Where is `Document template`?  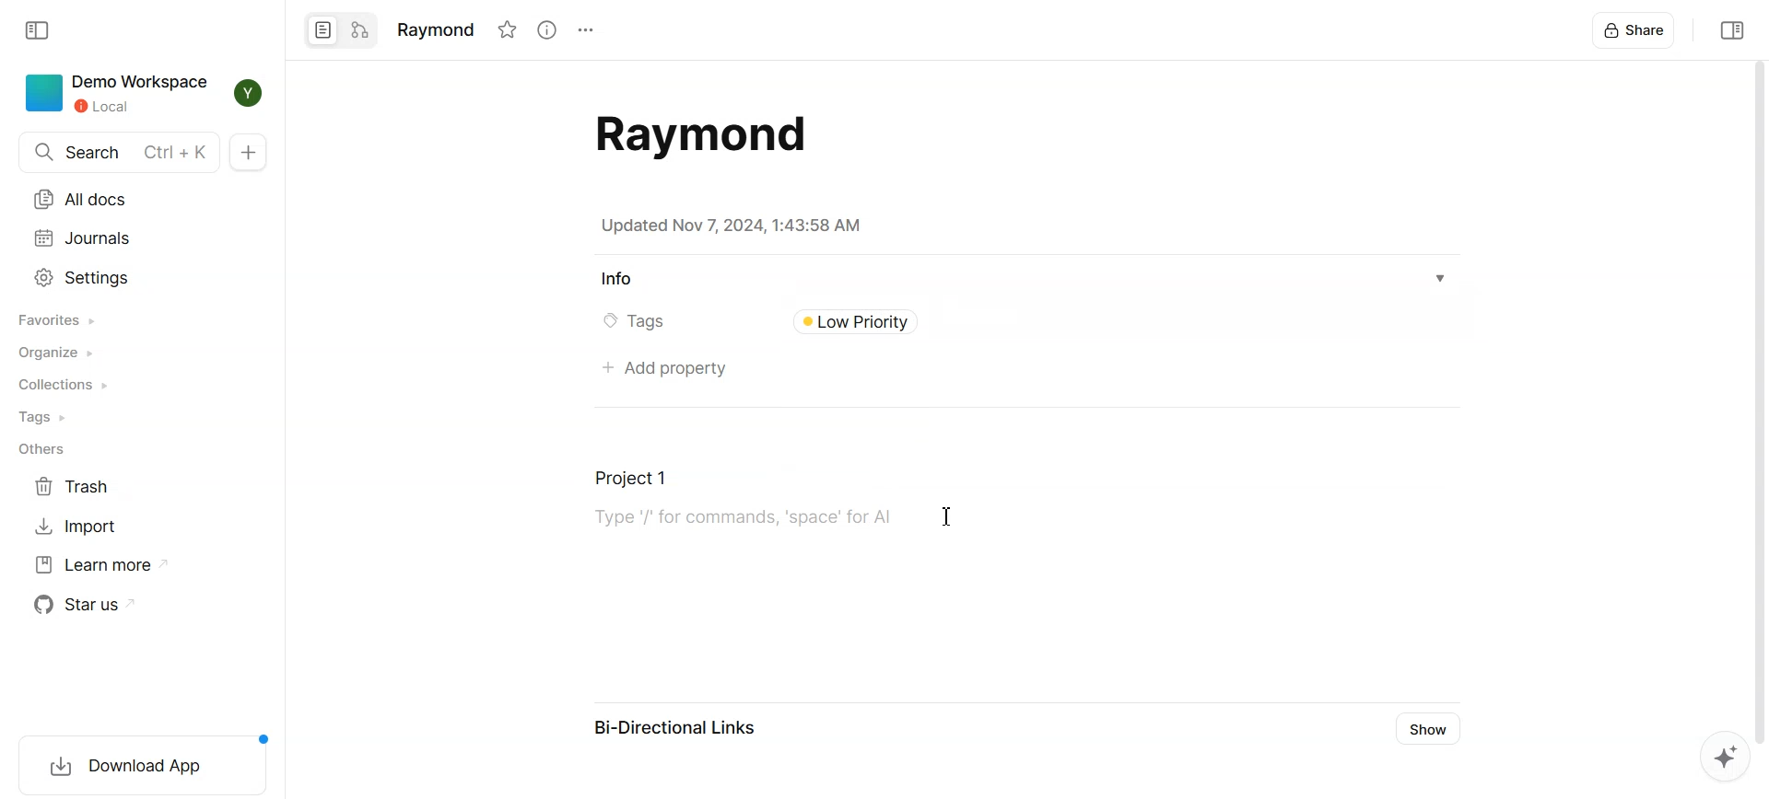
Document template is located at coordinates (695, 134).